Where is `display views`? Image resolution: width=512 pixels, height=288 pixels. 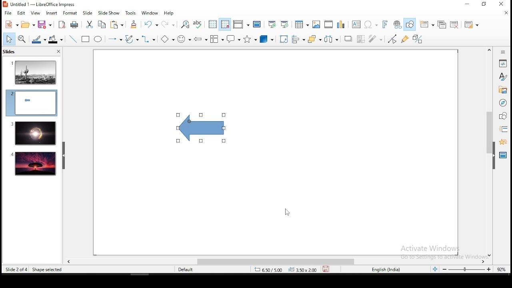 display views is located at coordinates (241, 24).